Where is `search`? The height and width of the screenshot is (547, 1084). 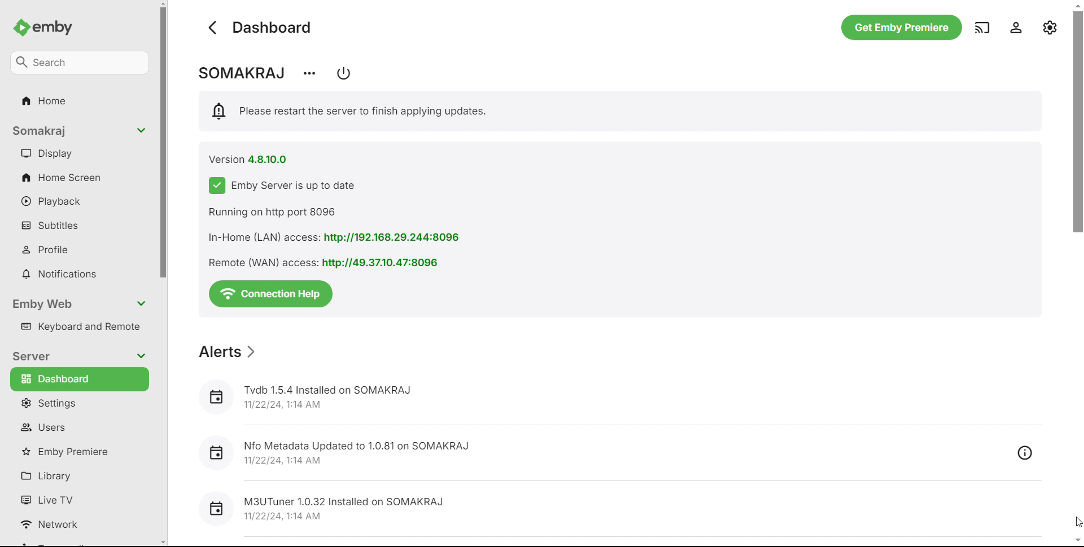
search is located at coordinates (79, 63).